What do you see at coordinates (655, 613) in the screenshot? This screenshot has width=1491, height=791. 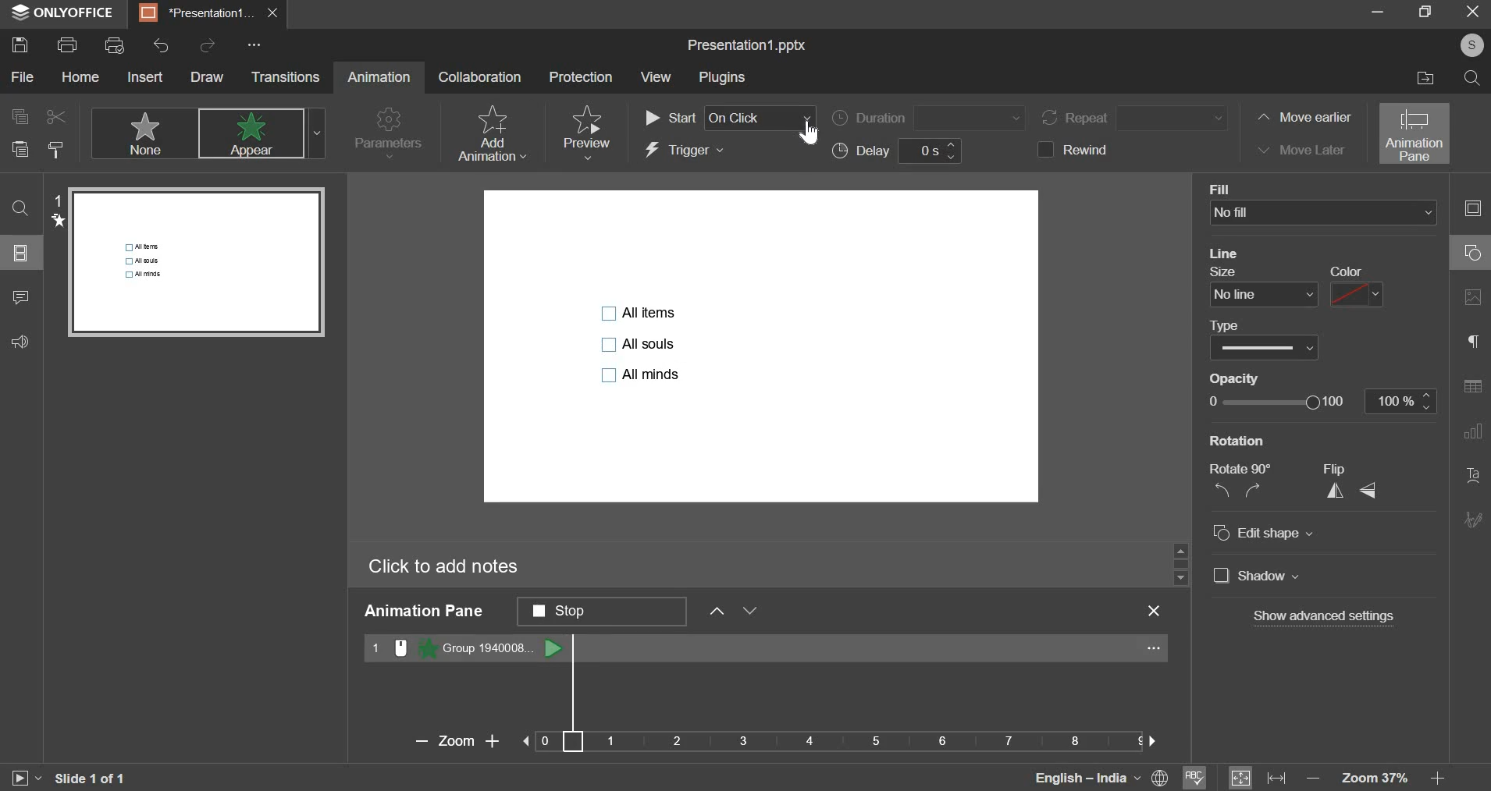 I see `animation pane` at bounding box center [655, 613].